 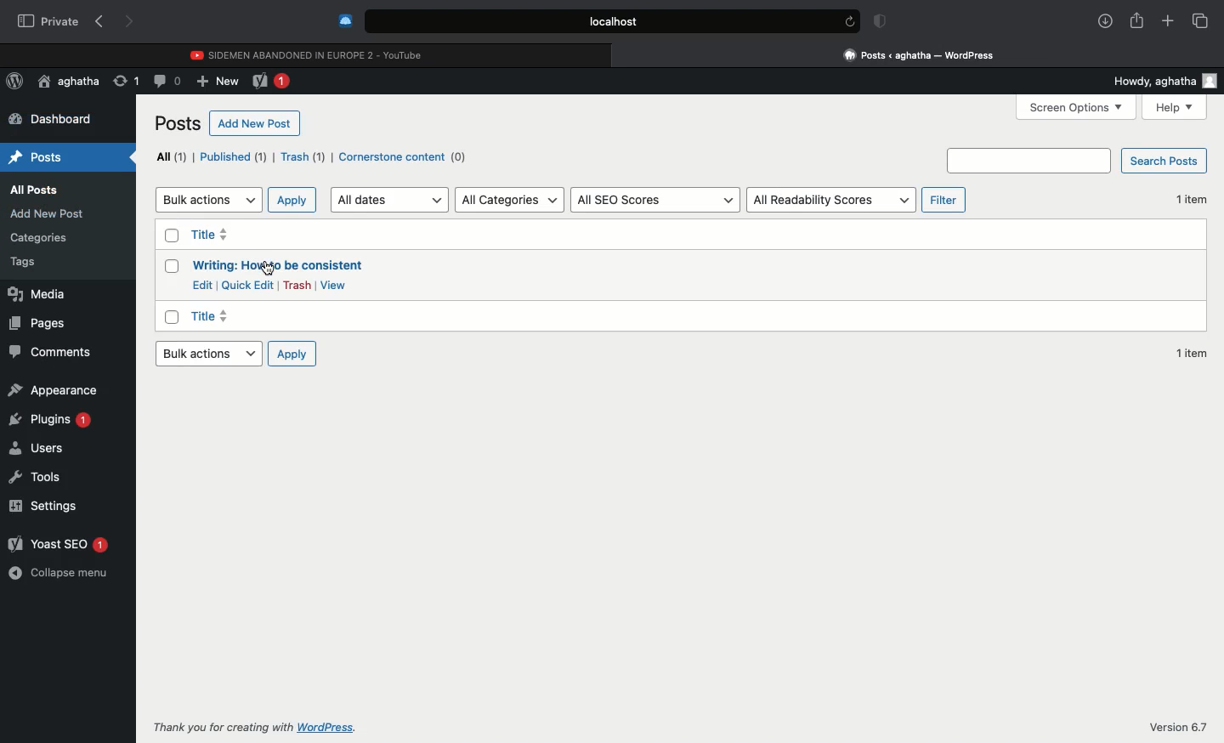 I want to click on Add new post, so click(x=256, y=123).